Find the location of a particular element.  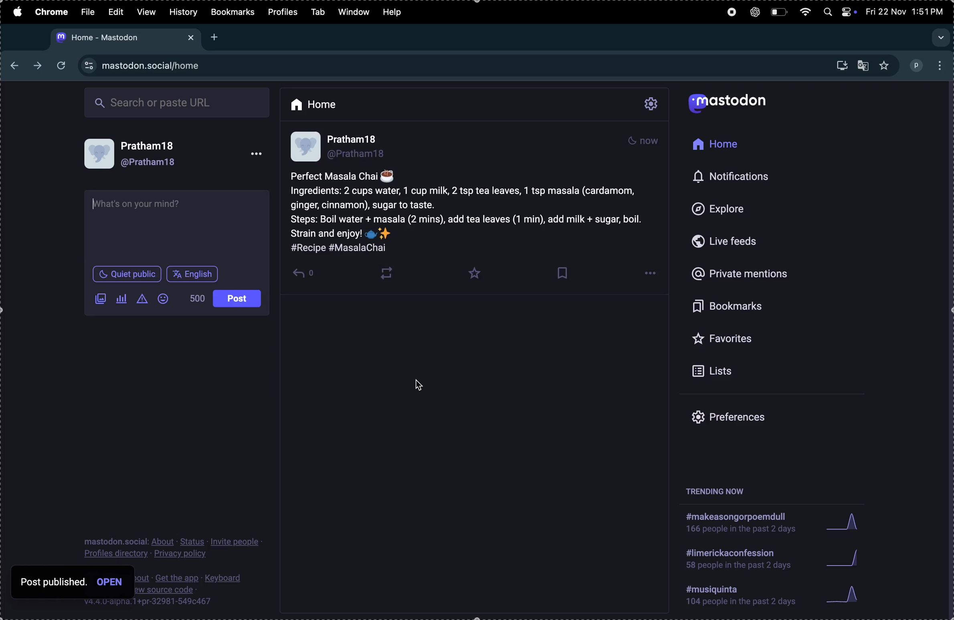

search box is located at coordinates (175, 101).